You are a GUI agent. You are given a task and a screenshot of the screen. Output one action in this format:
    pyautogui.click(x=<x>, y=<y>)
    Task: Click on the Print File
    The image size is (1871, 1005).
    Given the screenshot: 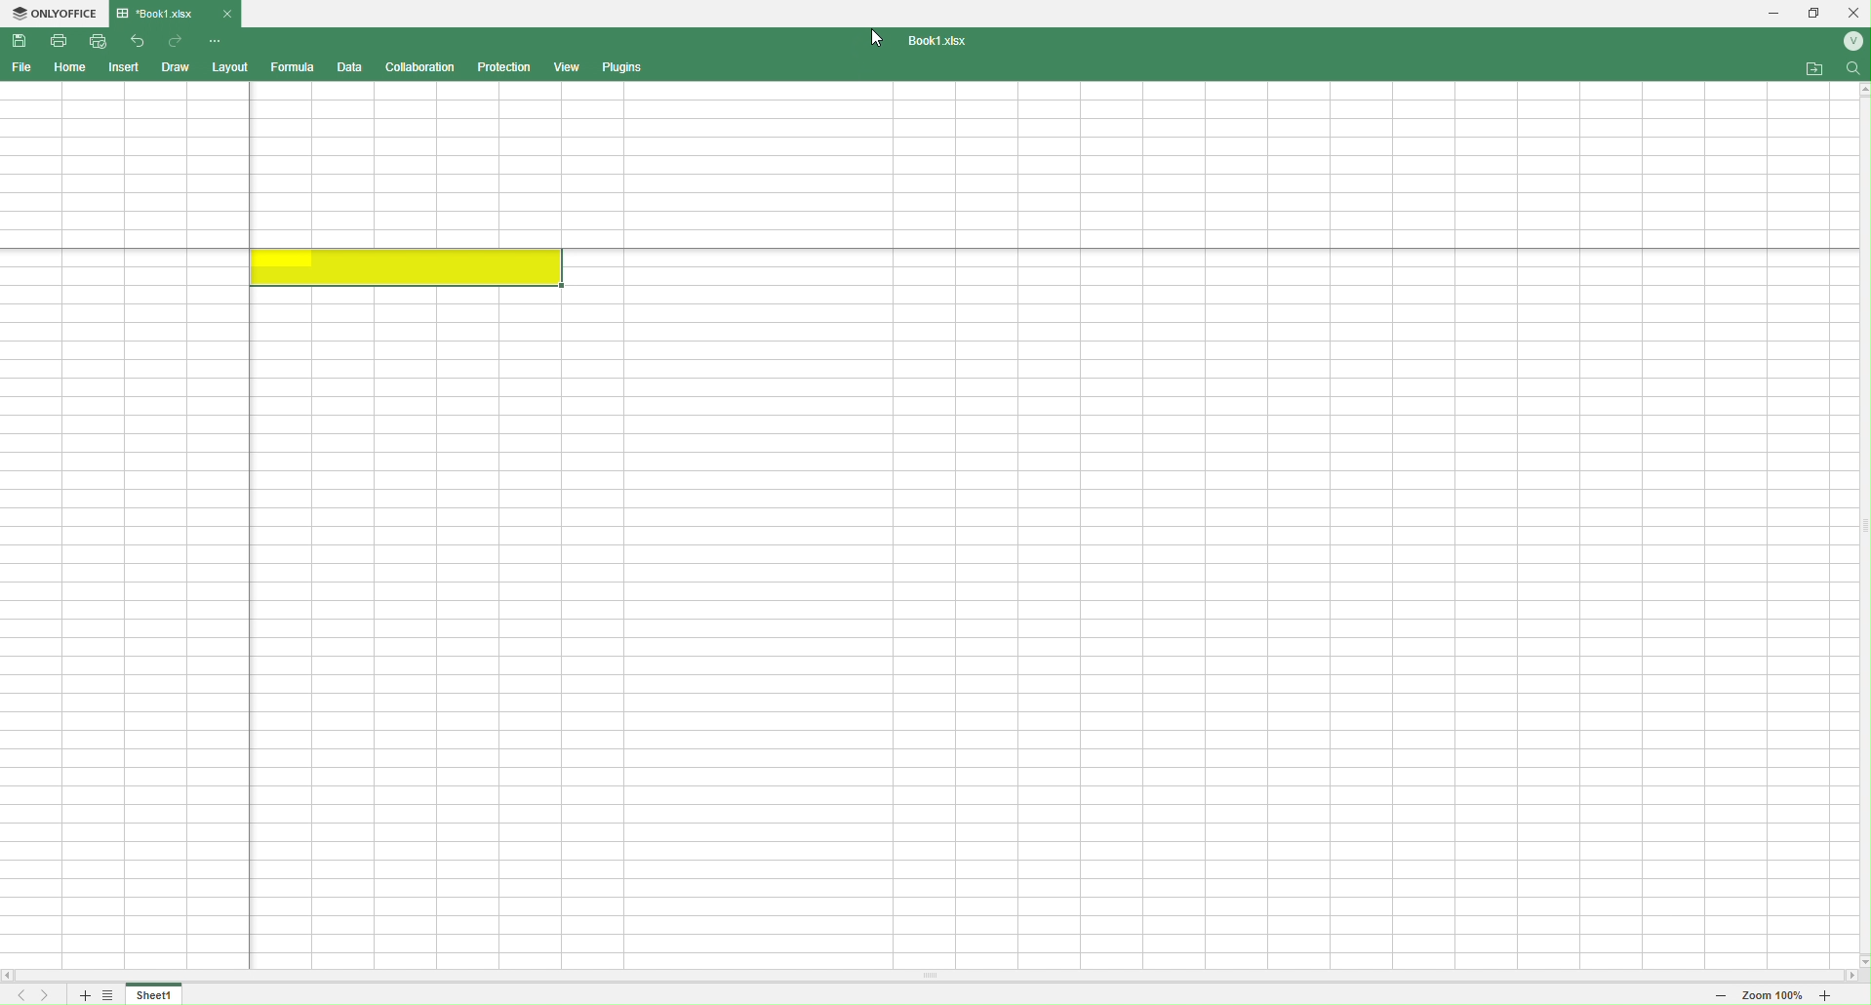 What is the action you would take?
    pyautogui.click(x=64, y=45)
    